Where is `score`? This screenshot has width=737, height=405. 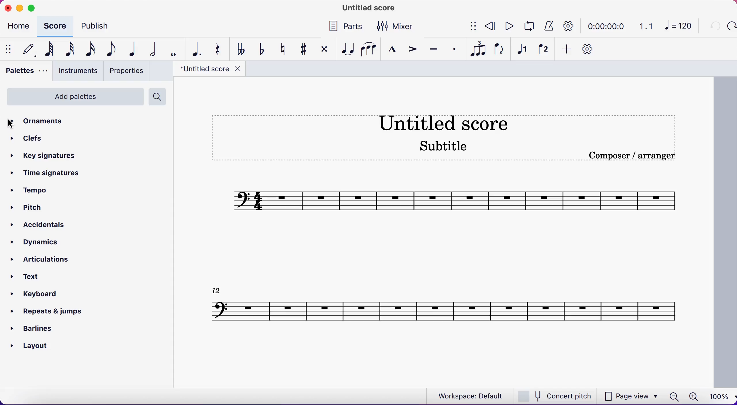
score is located at coordinates (456, 200).